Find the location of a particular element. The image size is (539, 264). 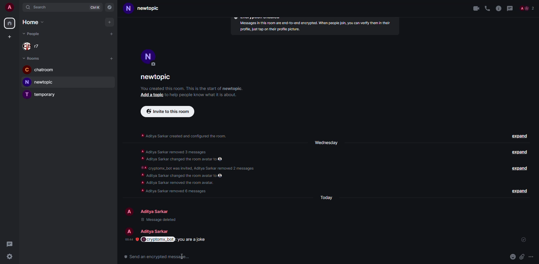

emoji is located at coordinates (502, 256).